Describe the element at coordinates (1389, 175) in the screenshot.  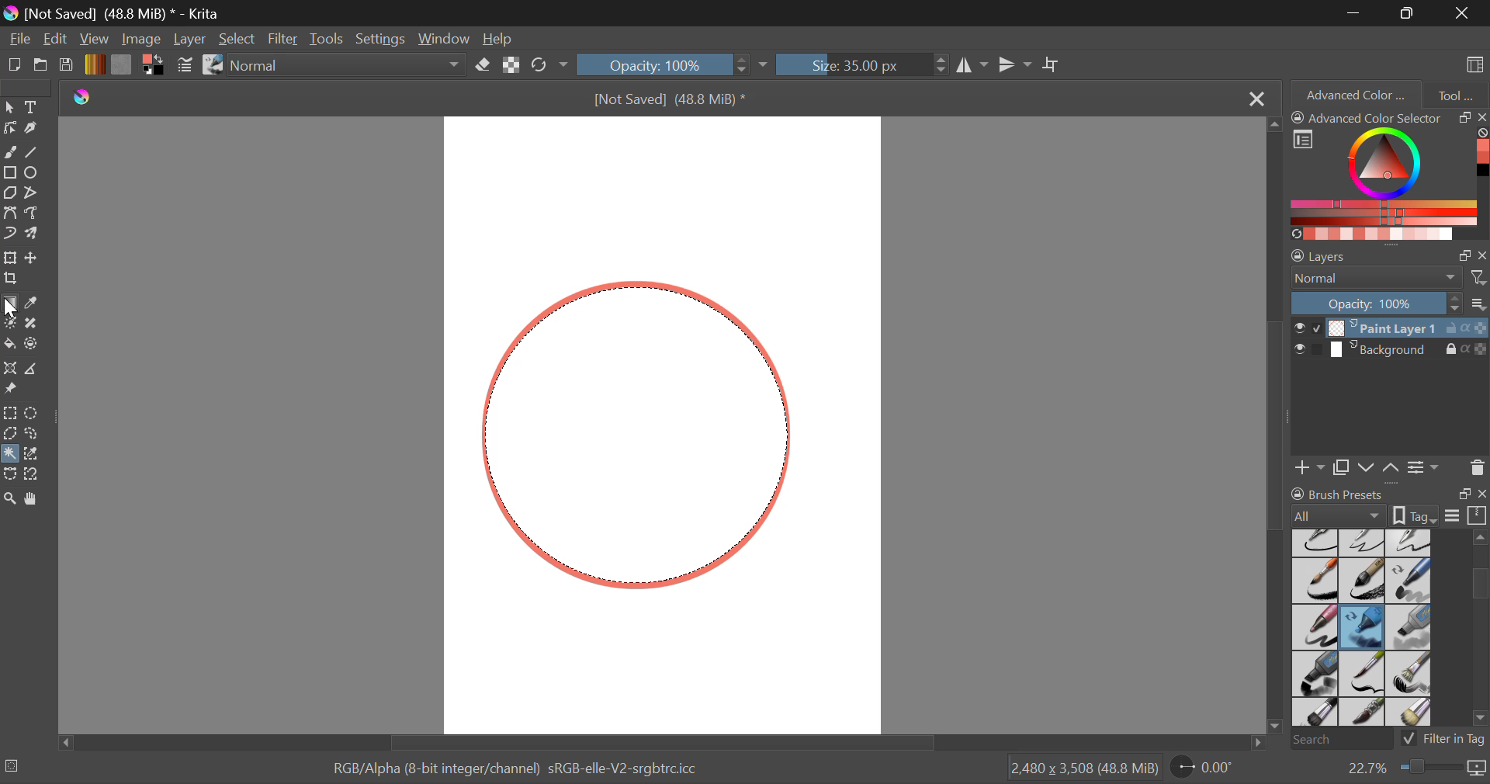
I see `Advanced Color Selector` at that location.